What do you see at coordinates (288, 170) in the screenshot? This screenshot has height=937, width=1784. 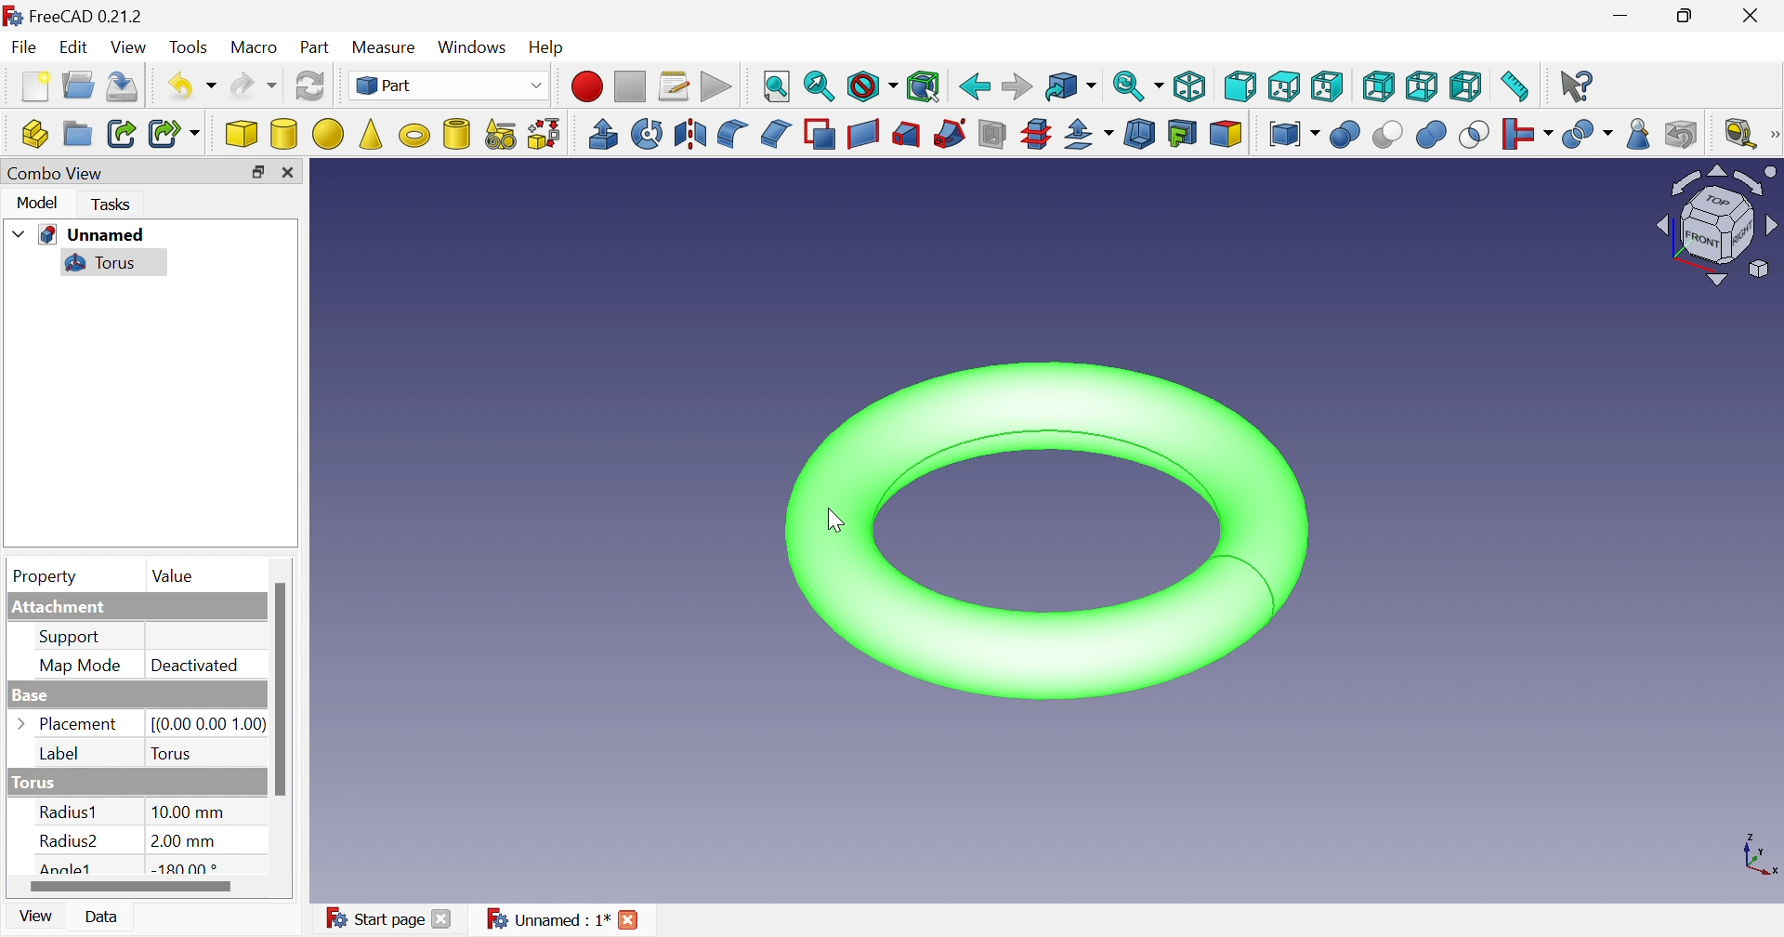 I see `Close` at bounding box center [288, 170].